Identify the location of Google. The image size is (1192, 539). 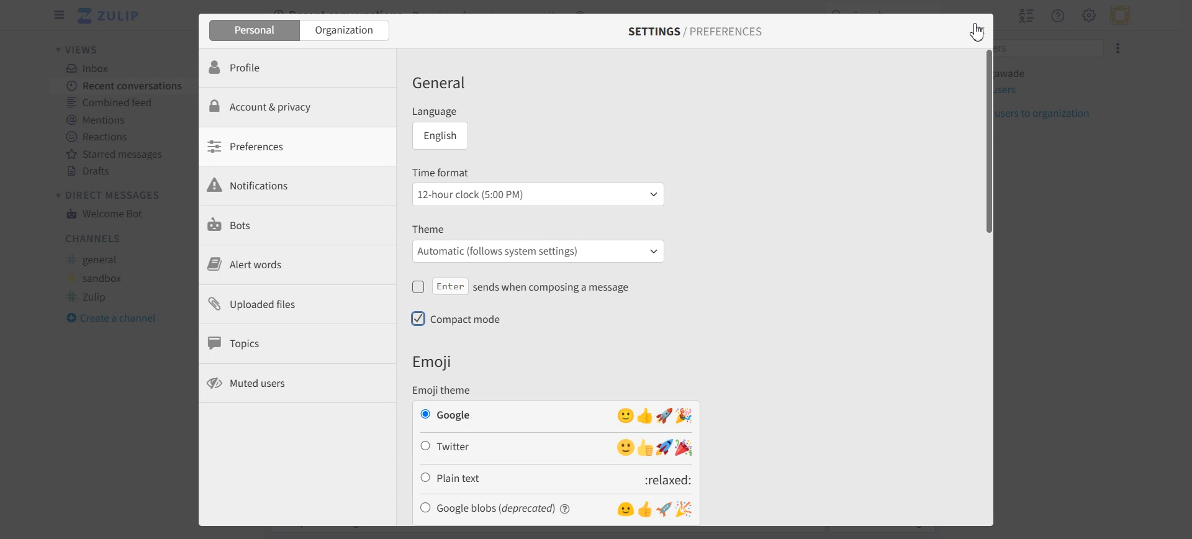
(558, 414).